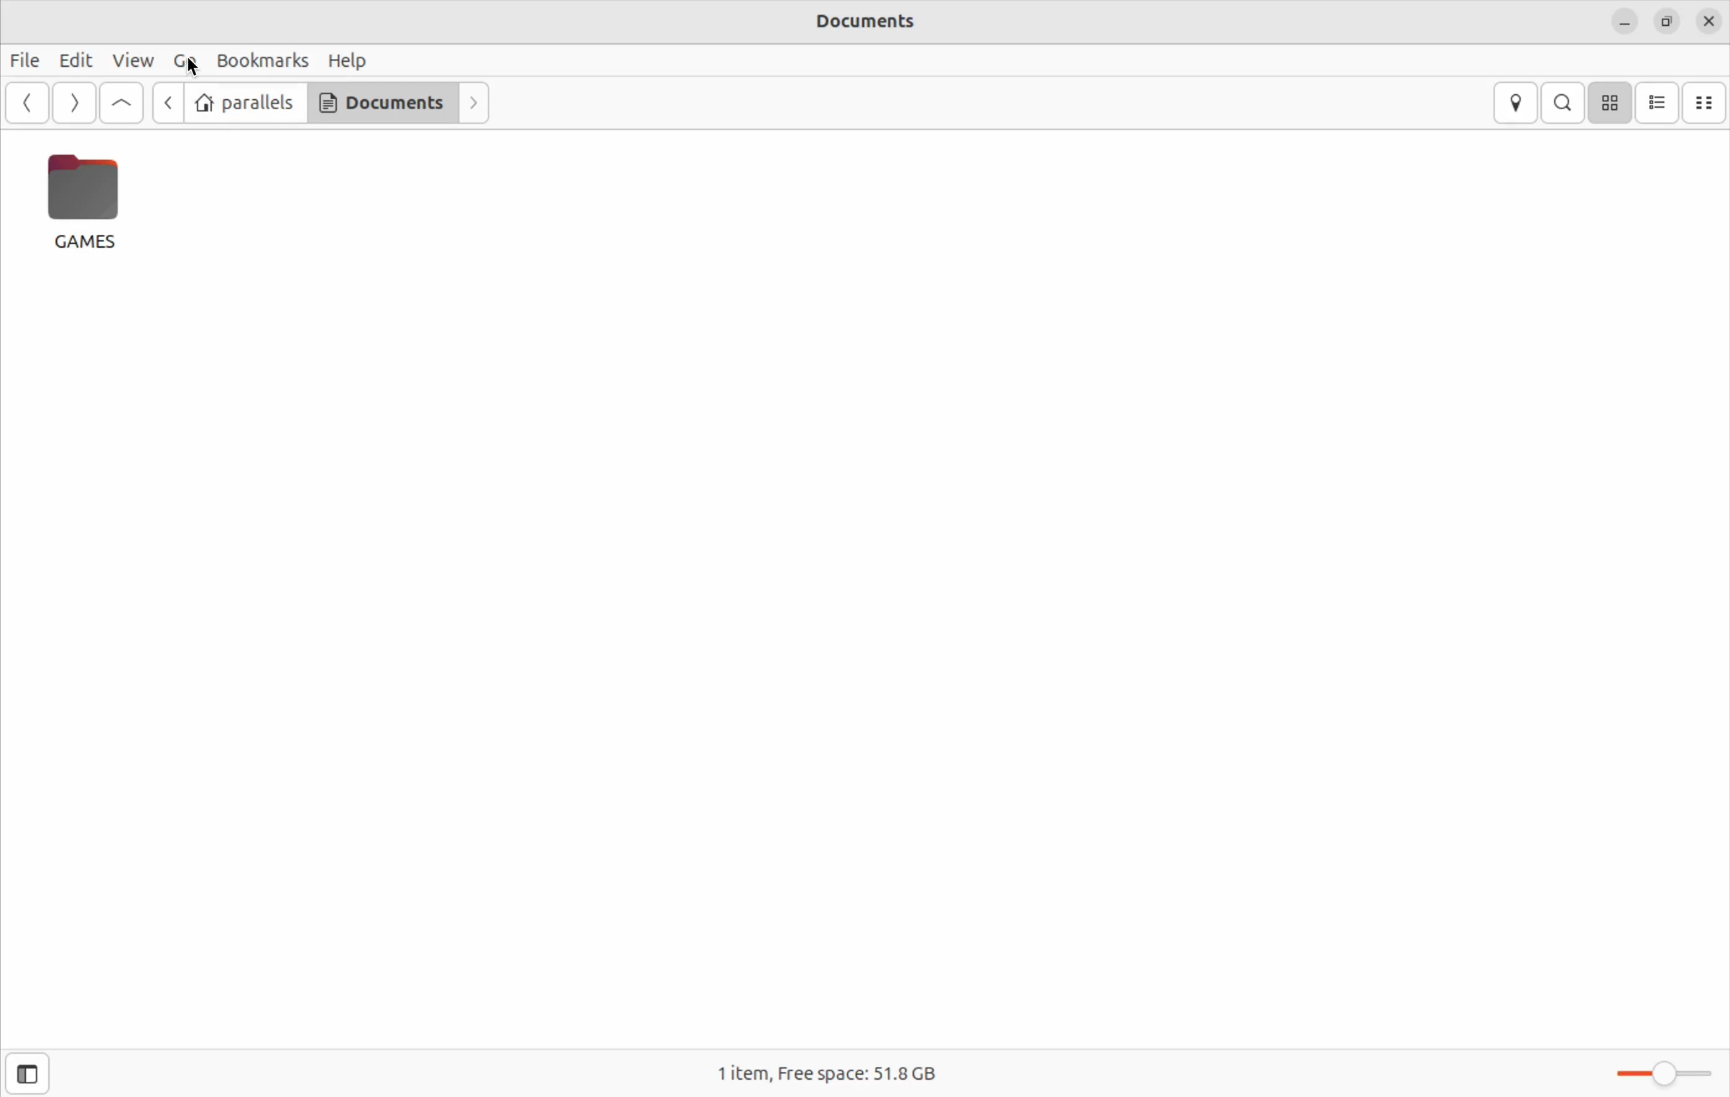  I want to click on go back, so click(29, 103).